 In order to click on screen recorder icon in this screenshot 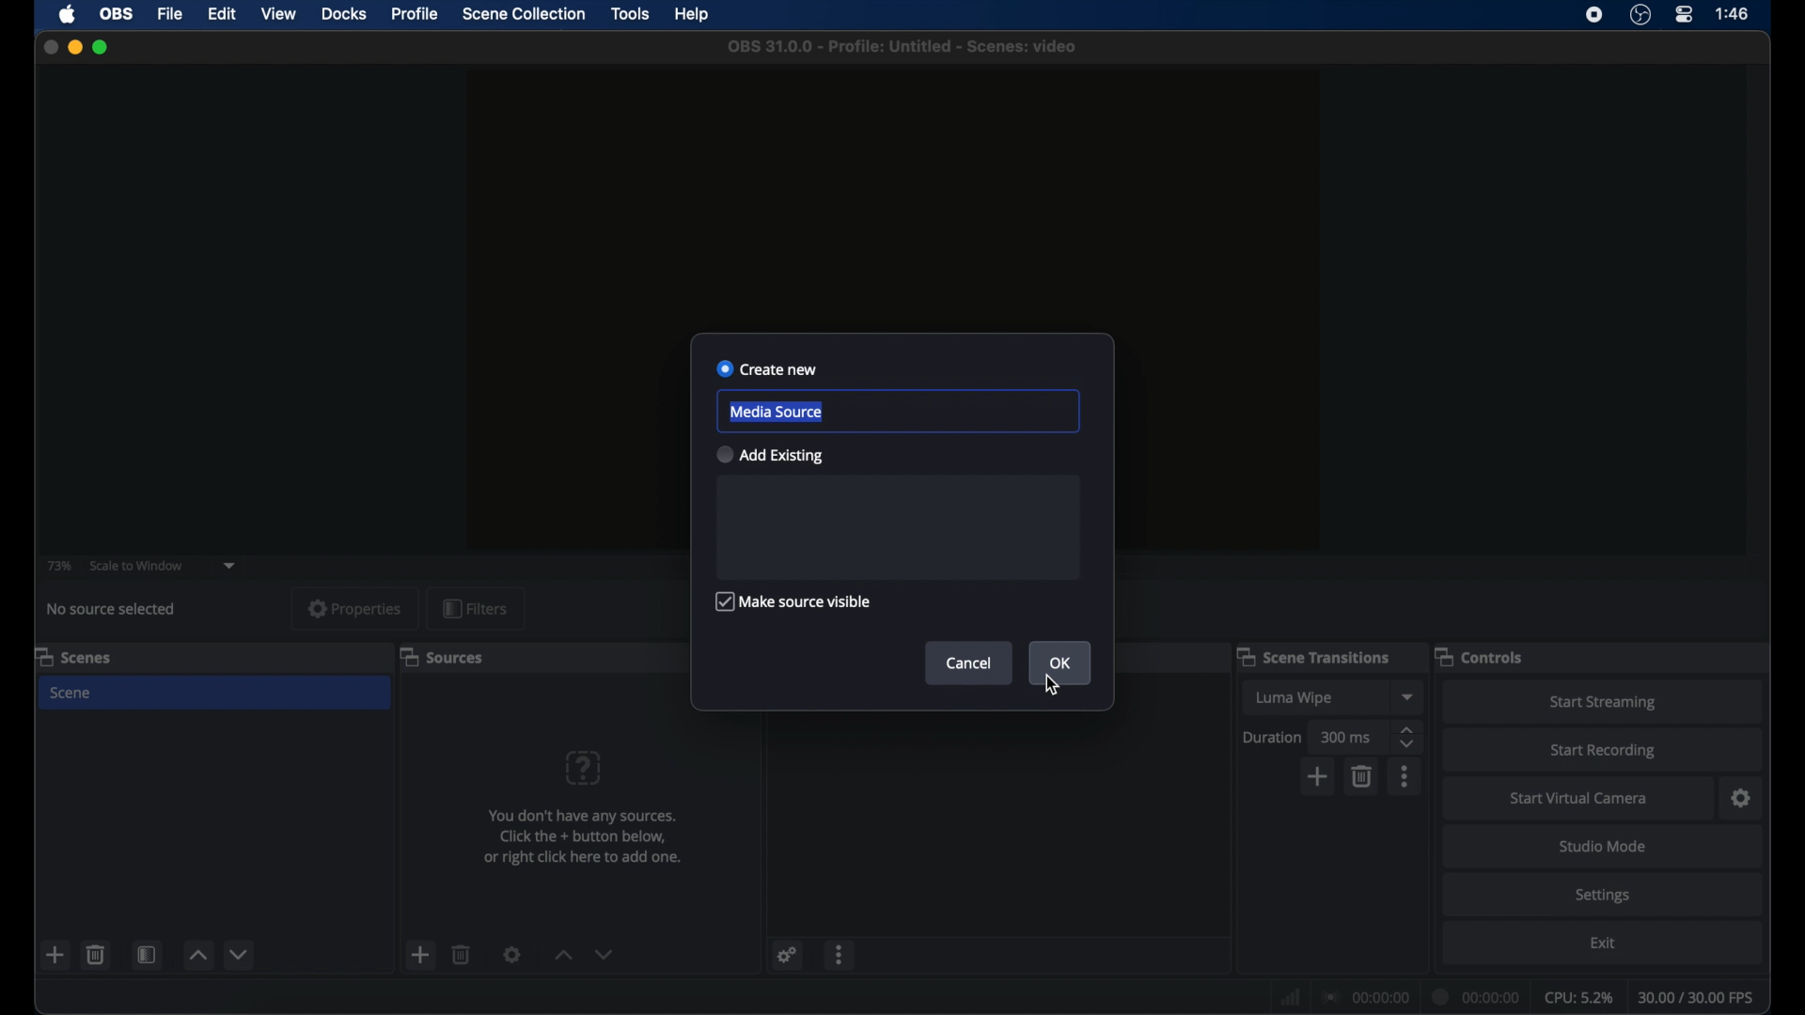, I will do `click(1594, 15)`.